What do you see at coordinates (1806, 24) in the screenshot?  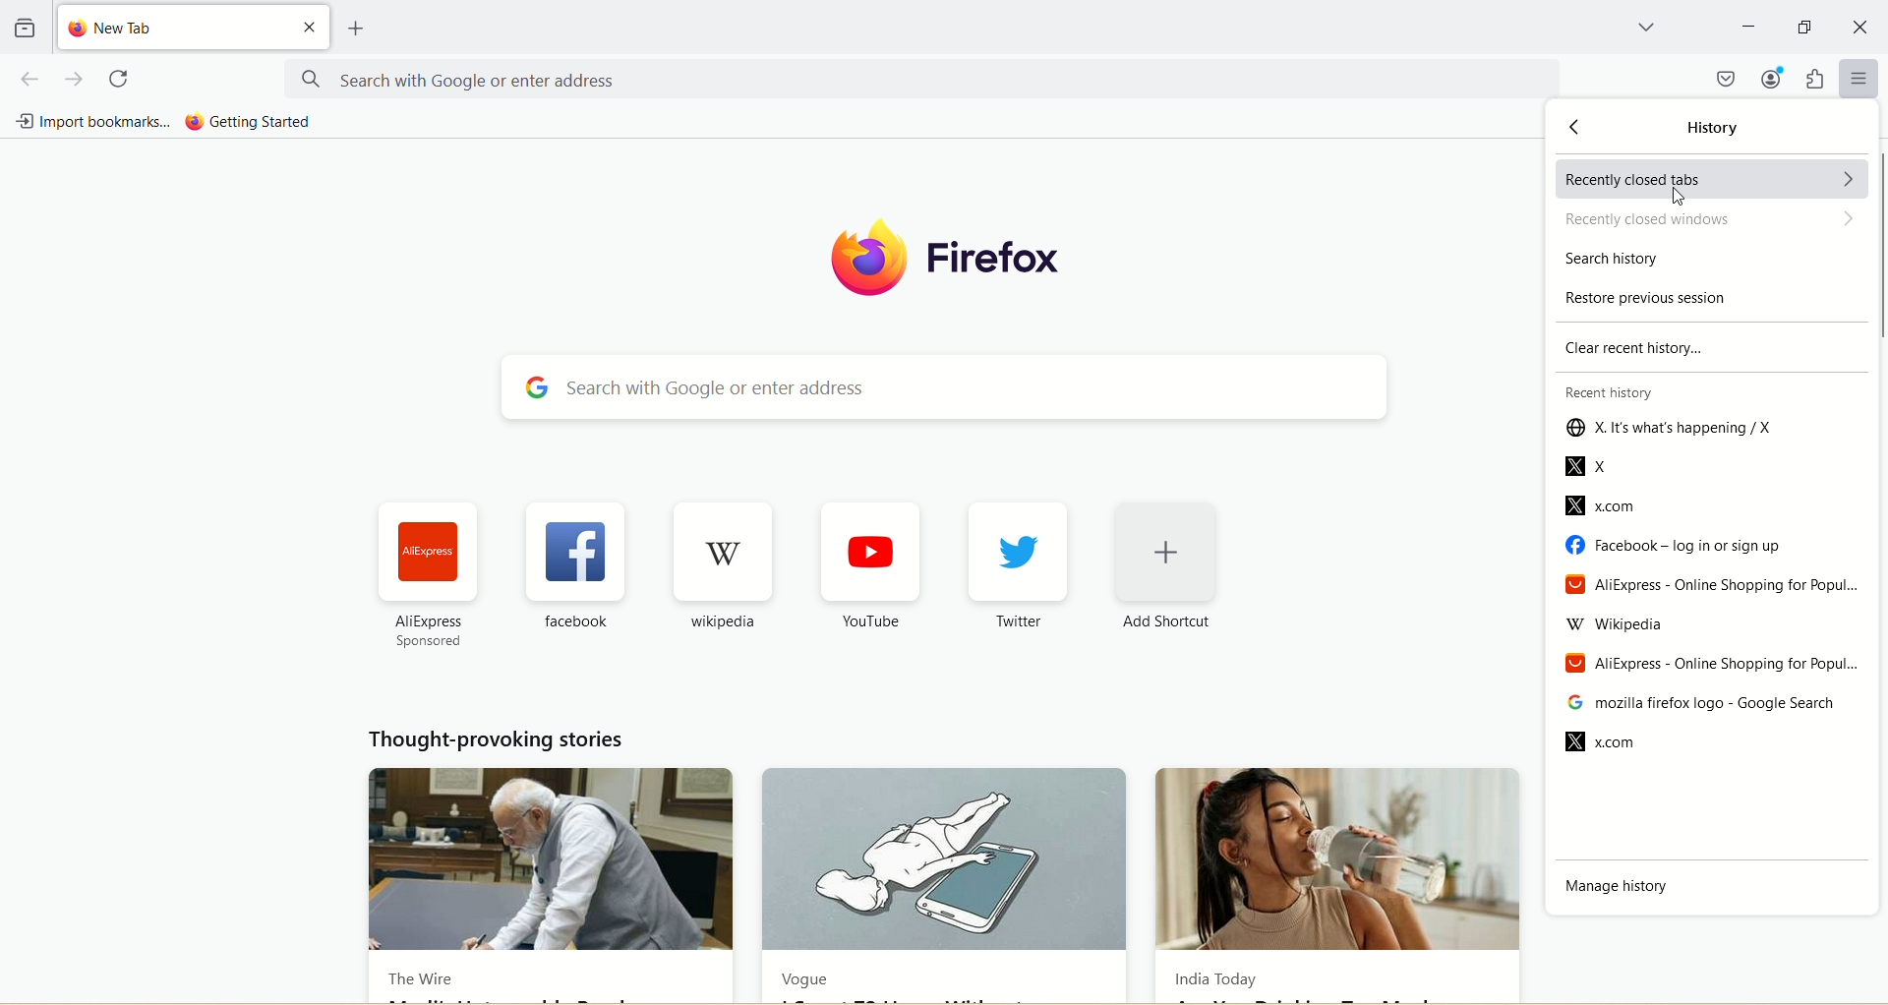 I see `maximize` at bounding box center [1806, 24].